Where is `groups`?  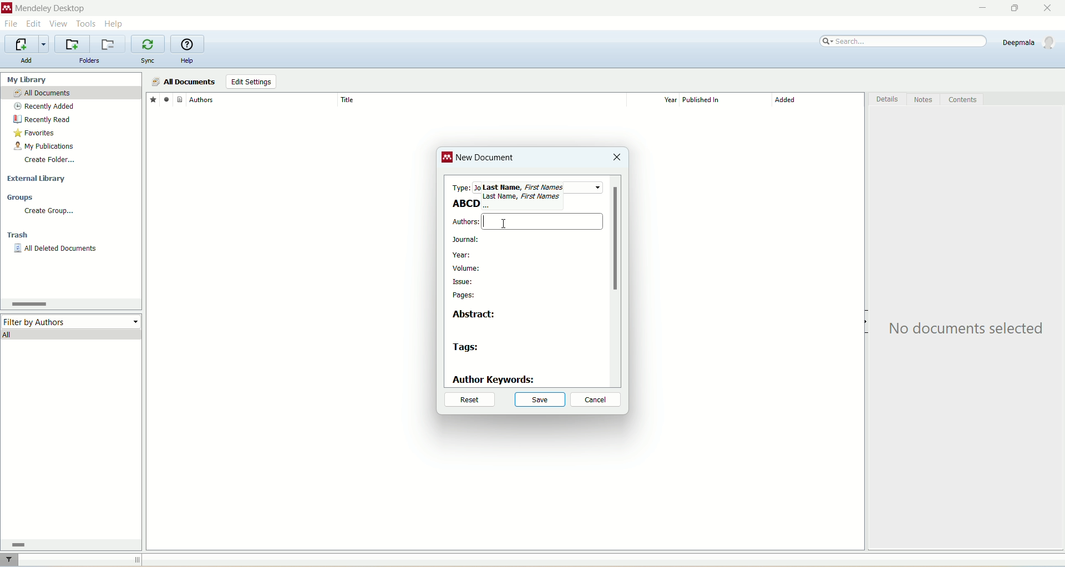 groups is located at coordinates (21, 198).